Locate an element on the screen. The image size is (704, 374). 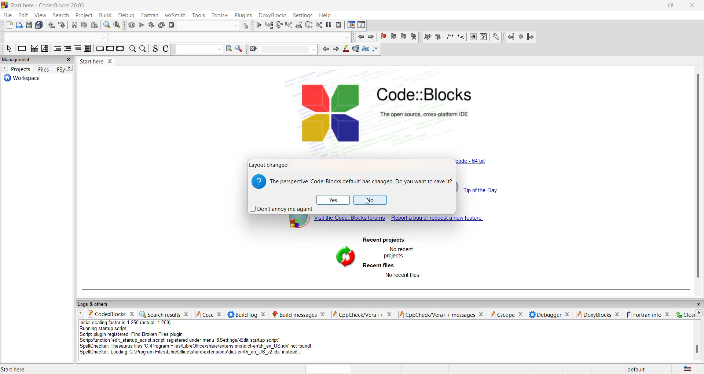
decision is located at coordinates (34, 49).